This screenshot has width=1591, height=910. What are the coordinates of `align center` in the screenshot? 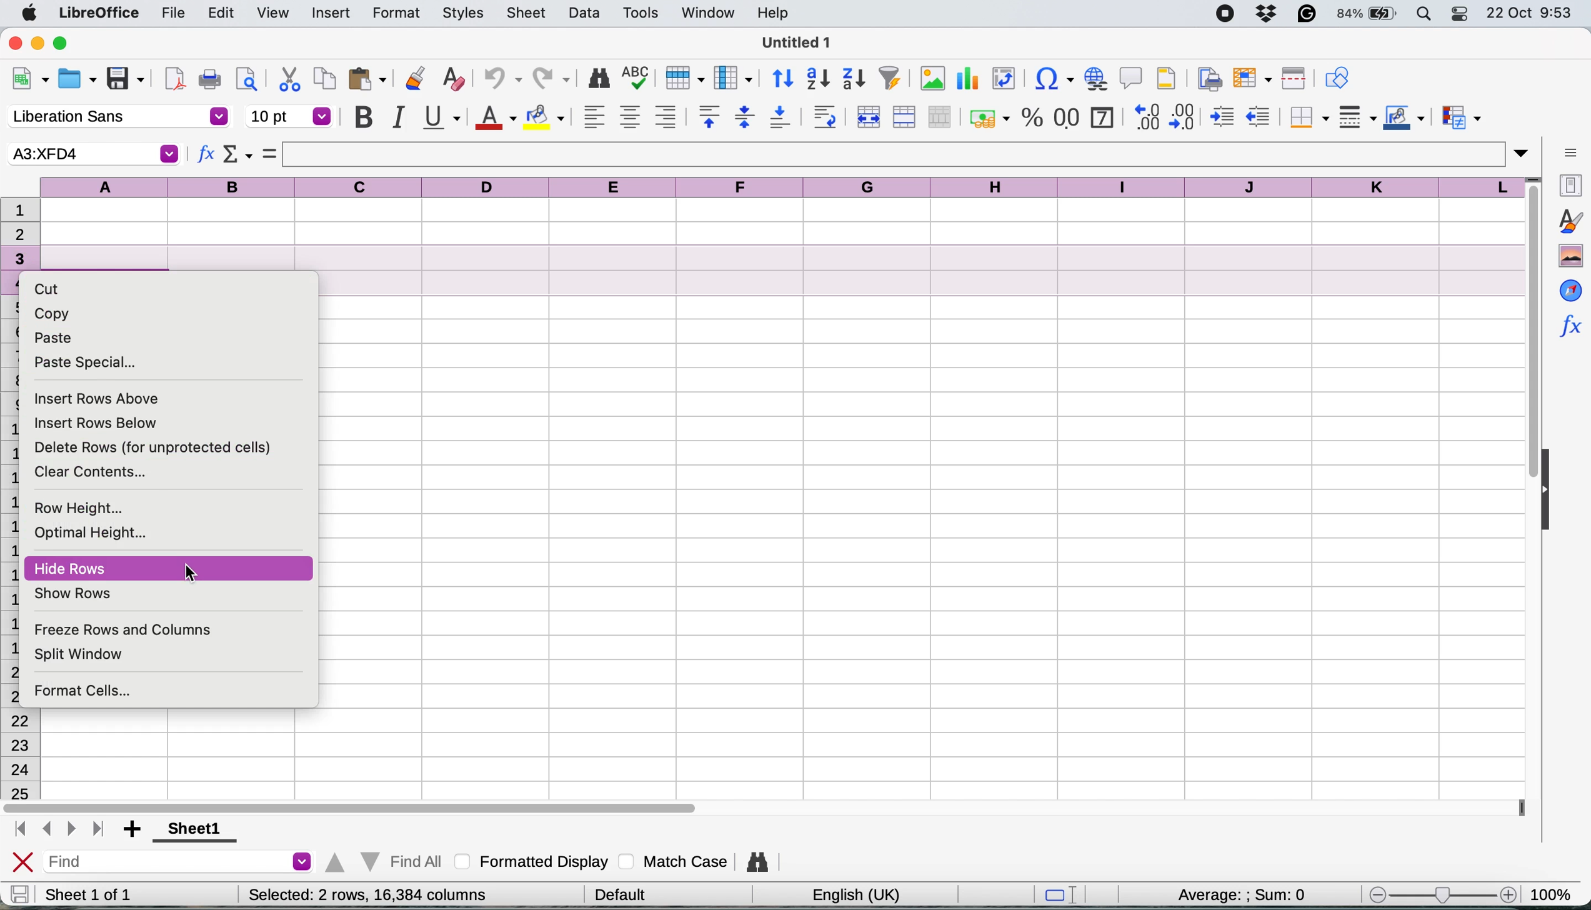 It's located at (630, 117).